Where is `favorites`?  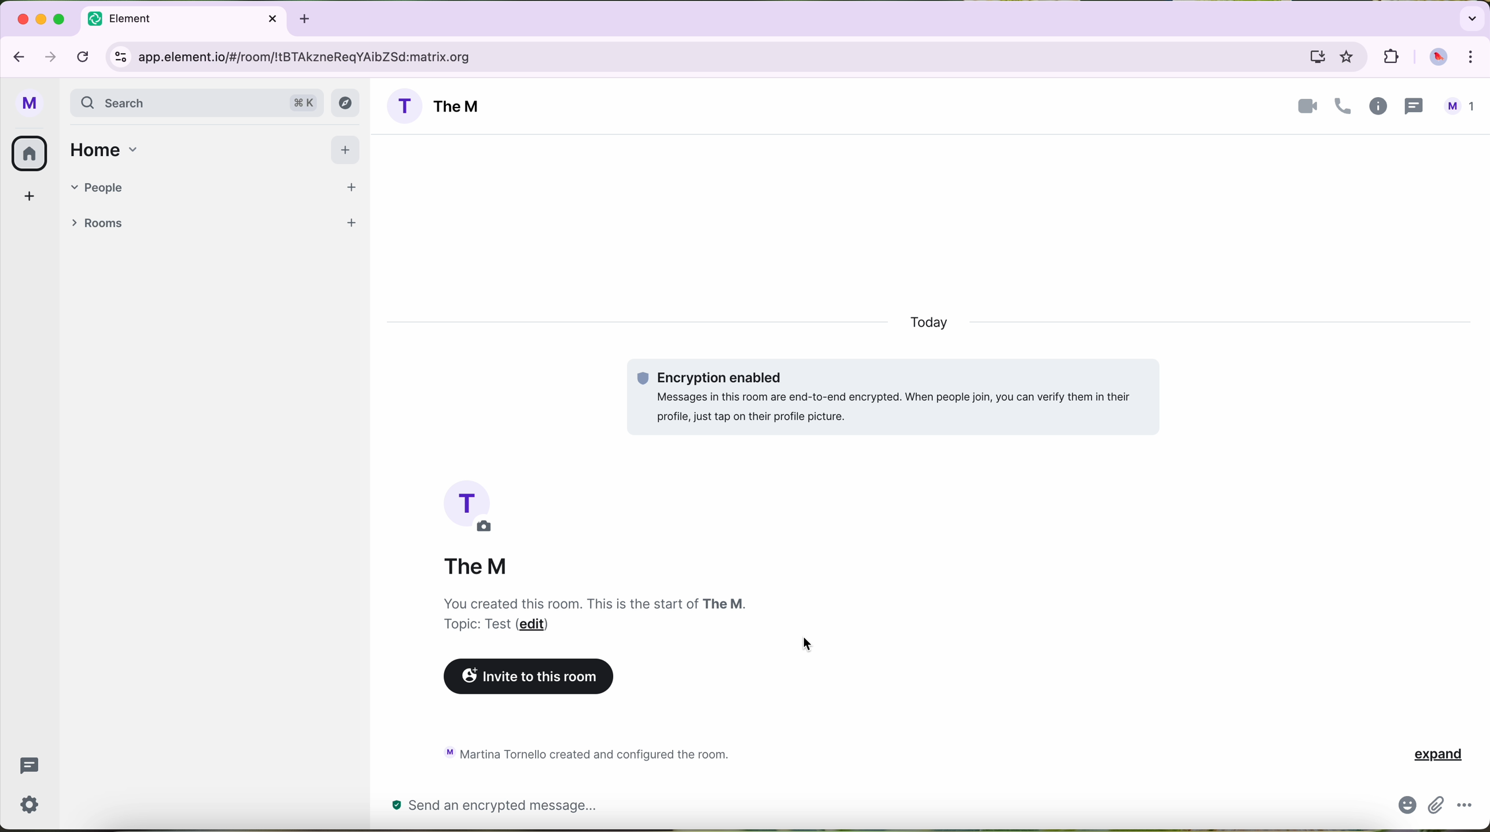 favorites is located at coordinates (1349, 57).